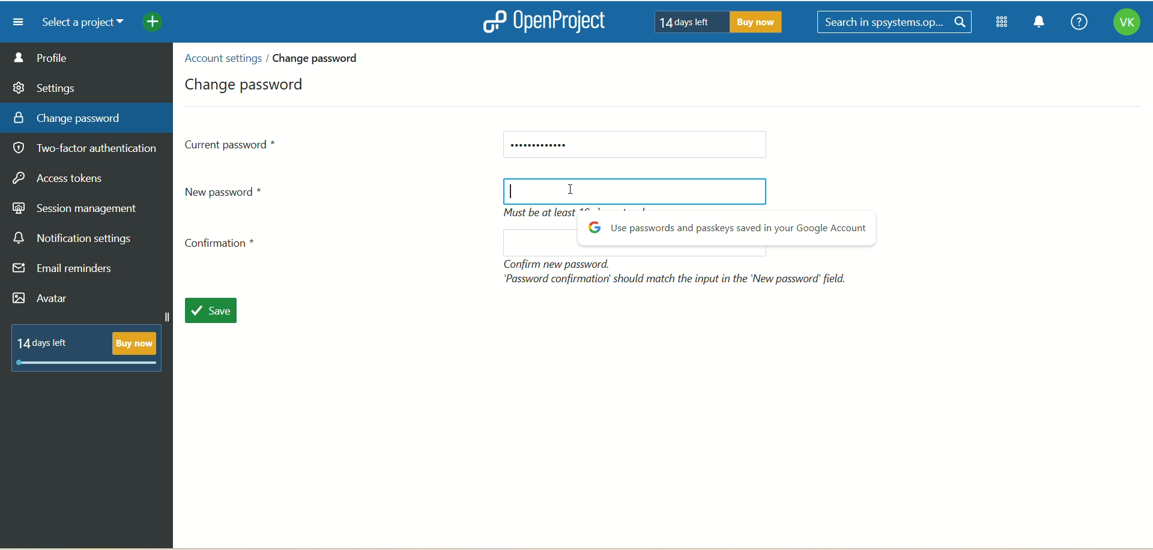 Image resolution: width=1153 pixels, height=550 pixels. Describe the element at coordinates (222, 58) in the screenshot. I see `account settings` at that location.